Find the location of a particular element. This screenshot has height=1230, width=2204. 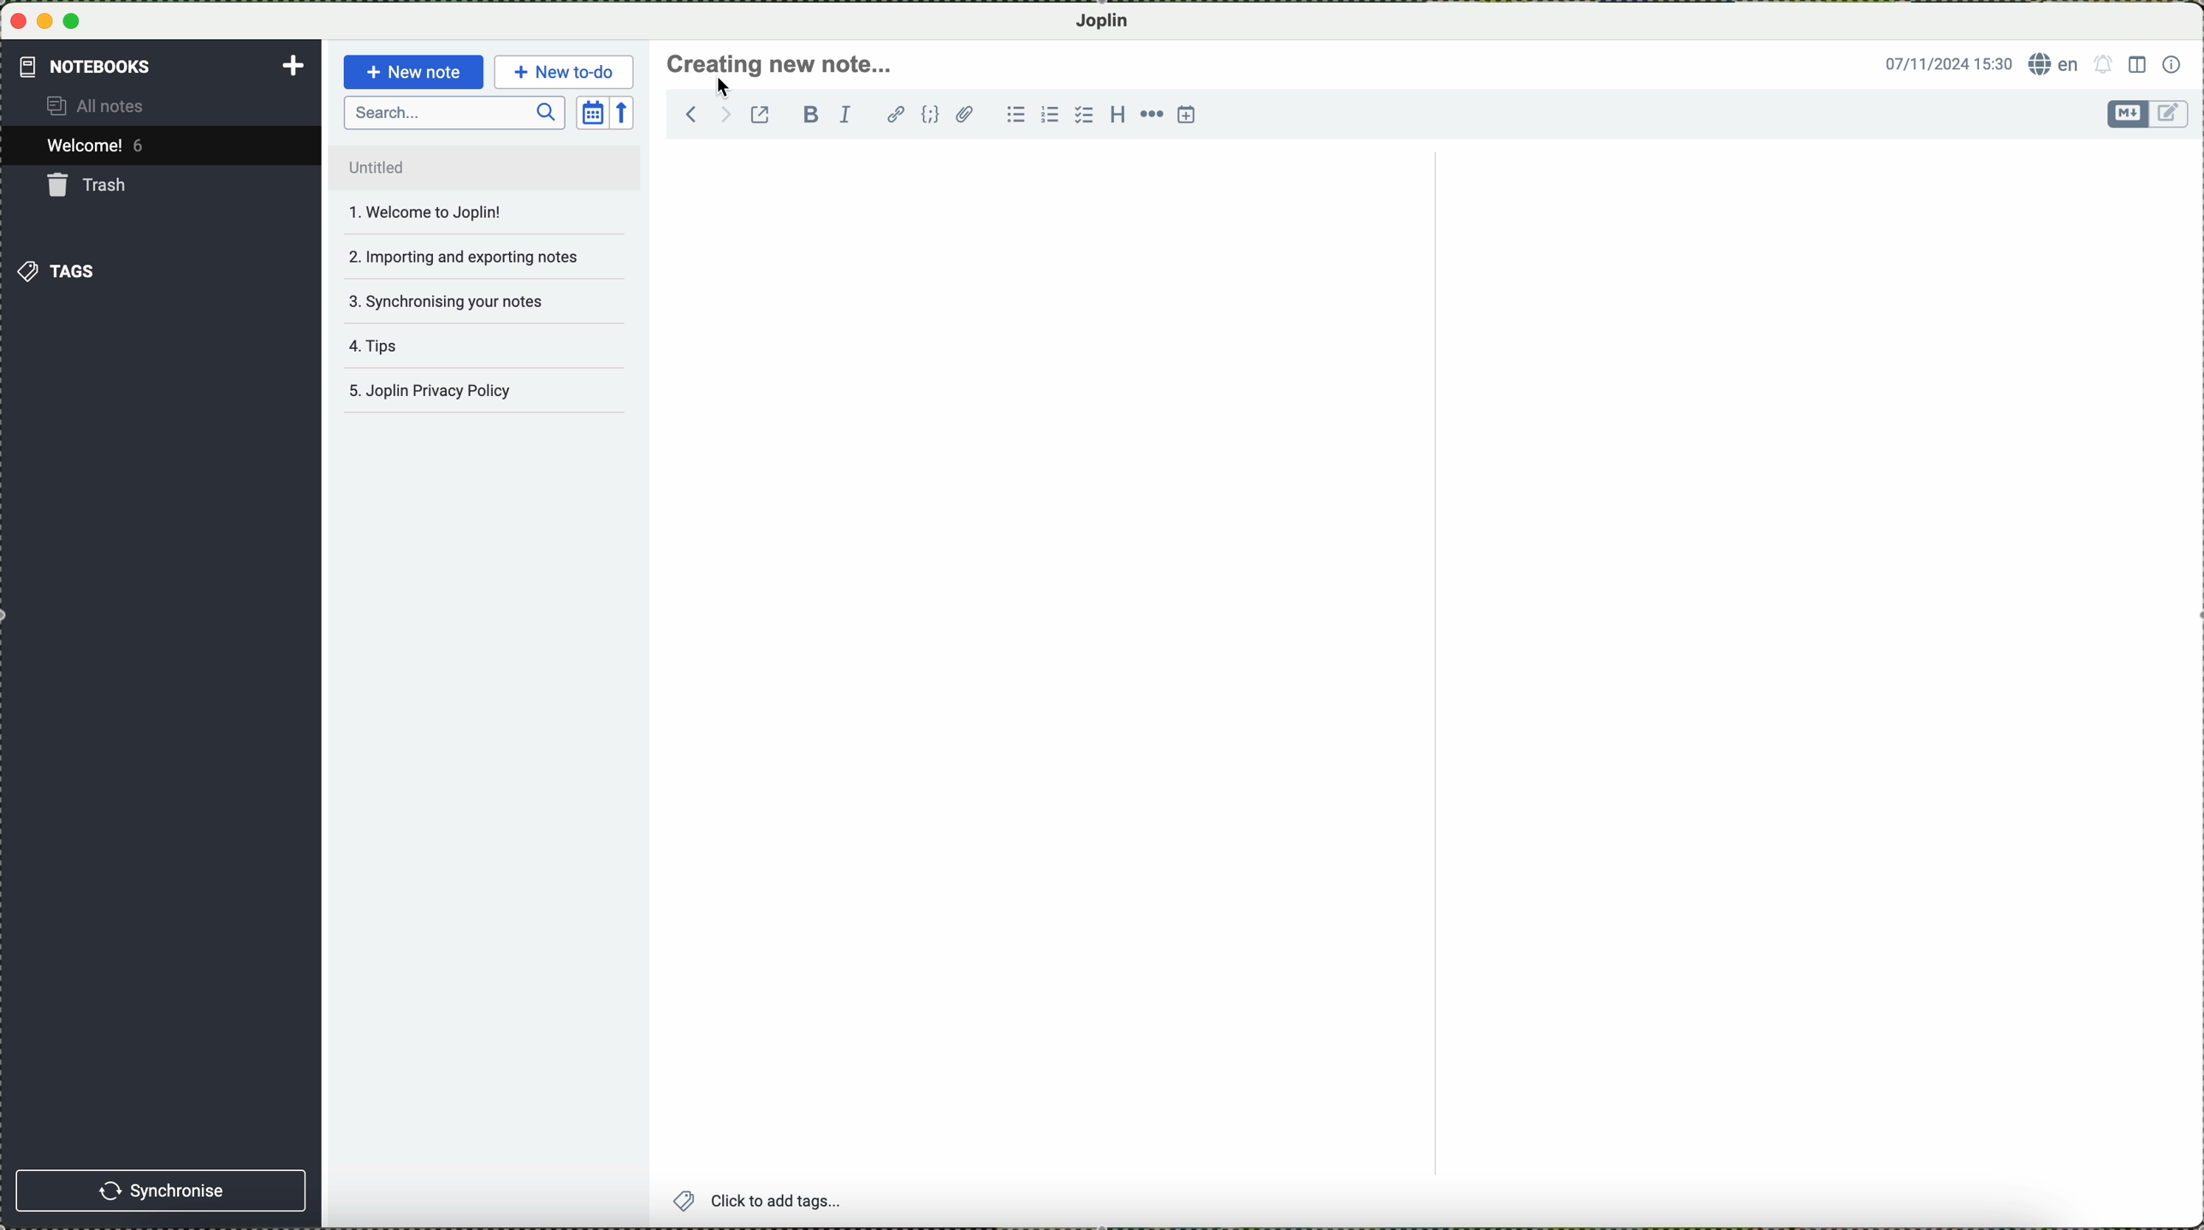

synchronise button is located at coordinates (163, 1190).